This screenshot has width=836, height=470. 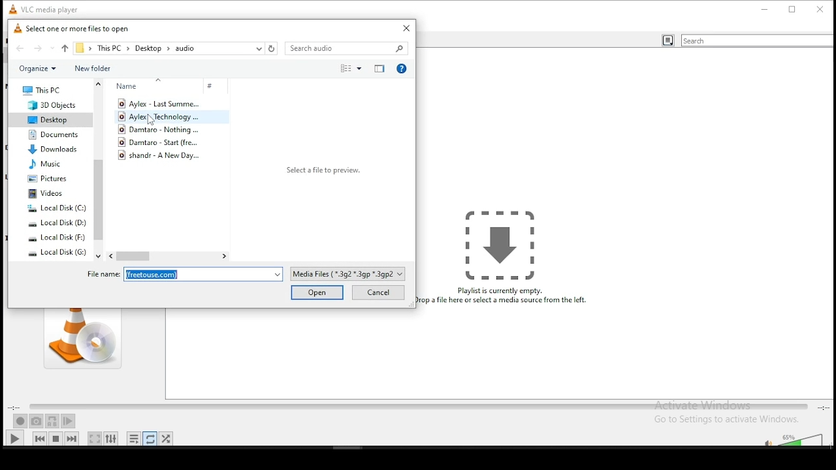 I want to click on album art, so click(x=82, y=339).